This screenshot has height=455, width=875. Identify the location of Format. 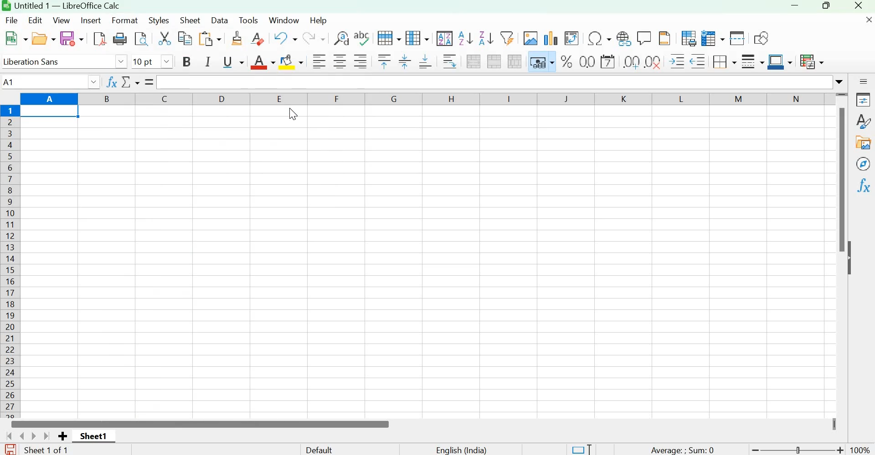
(126, 20).